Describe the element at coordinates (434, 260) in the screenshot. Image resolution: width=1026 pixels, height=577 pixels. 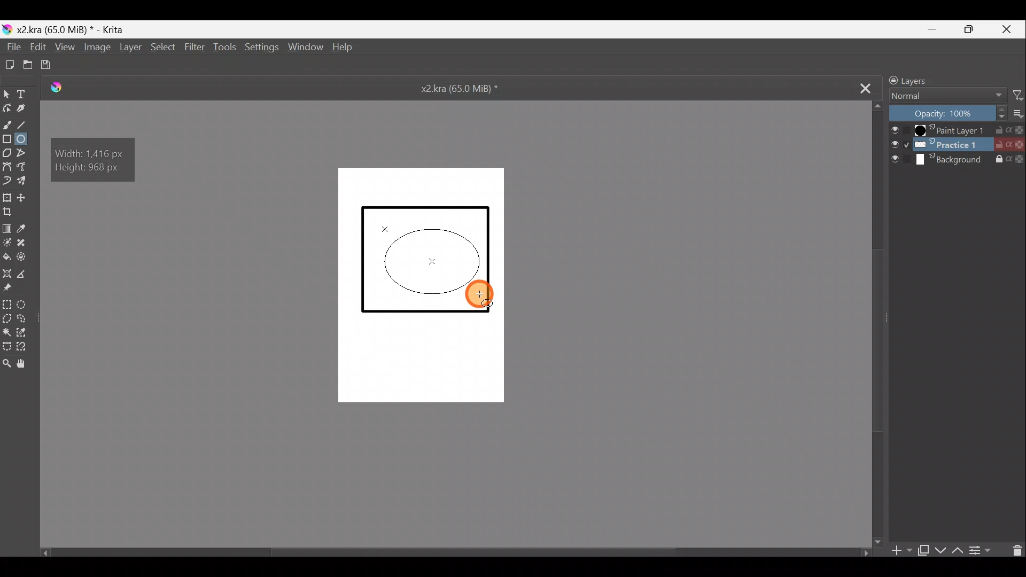
I see `ellipse (circle) on Canvas` at that location.